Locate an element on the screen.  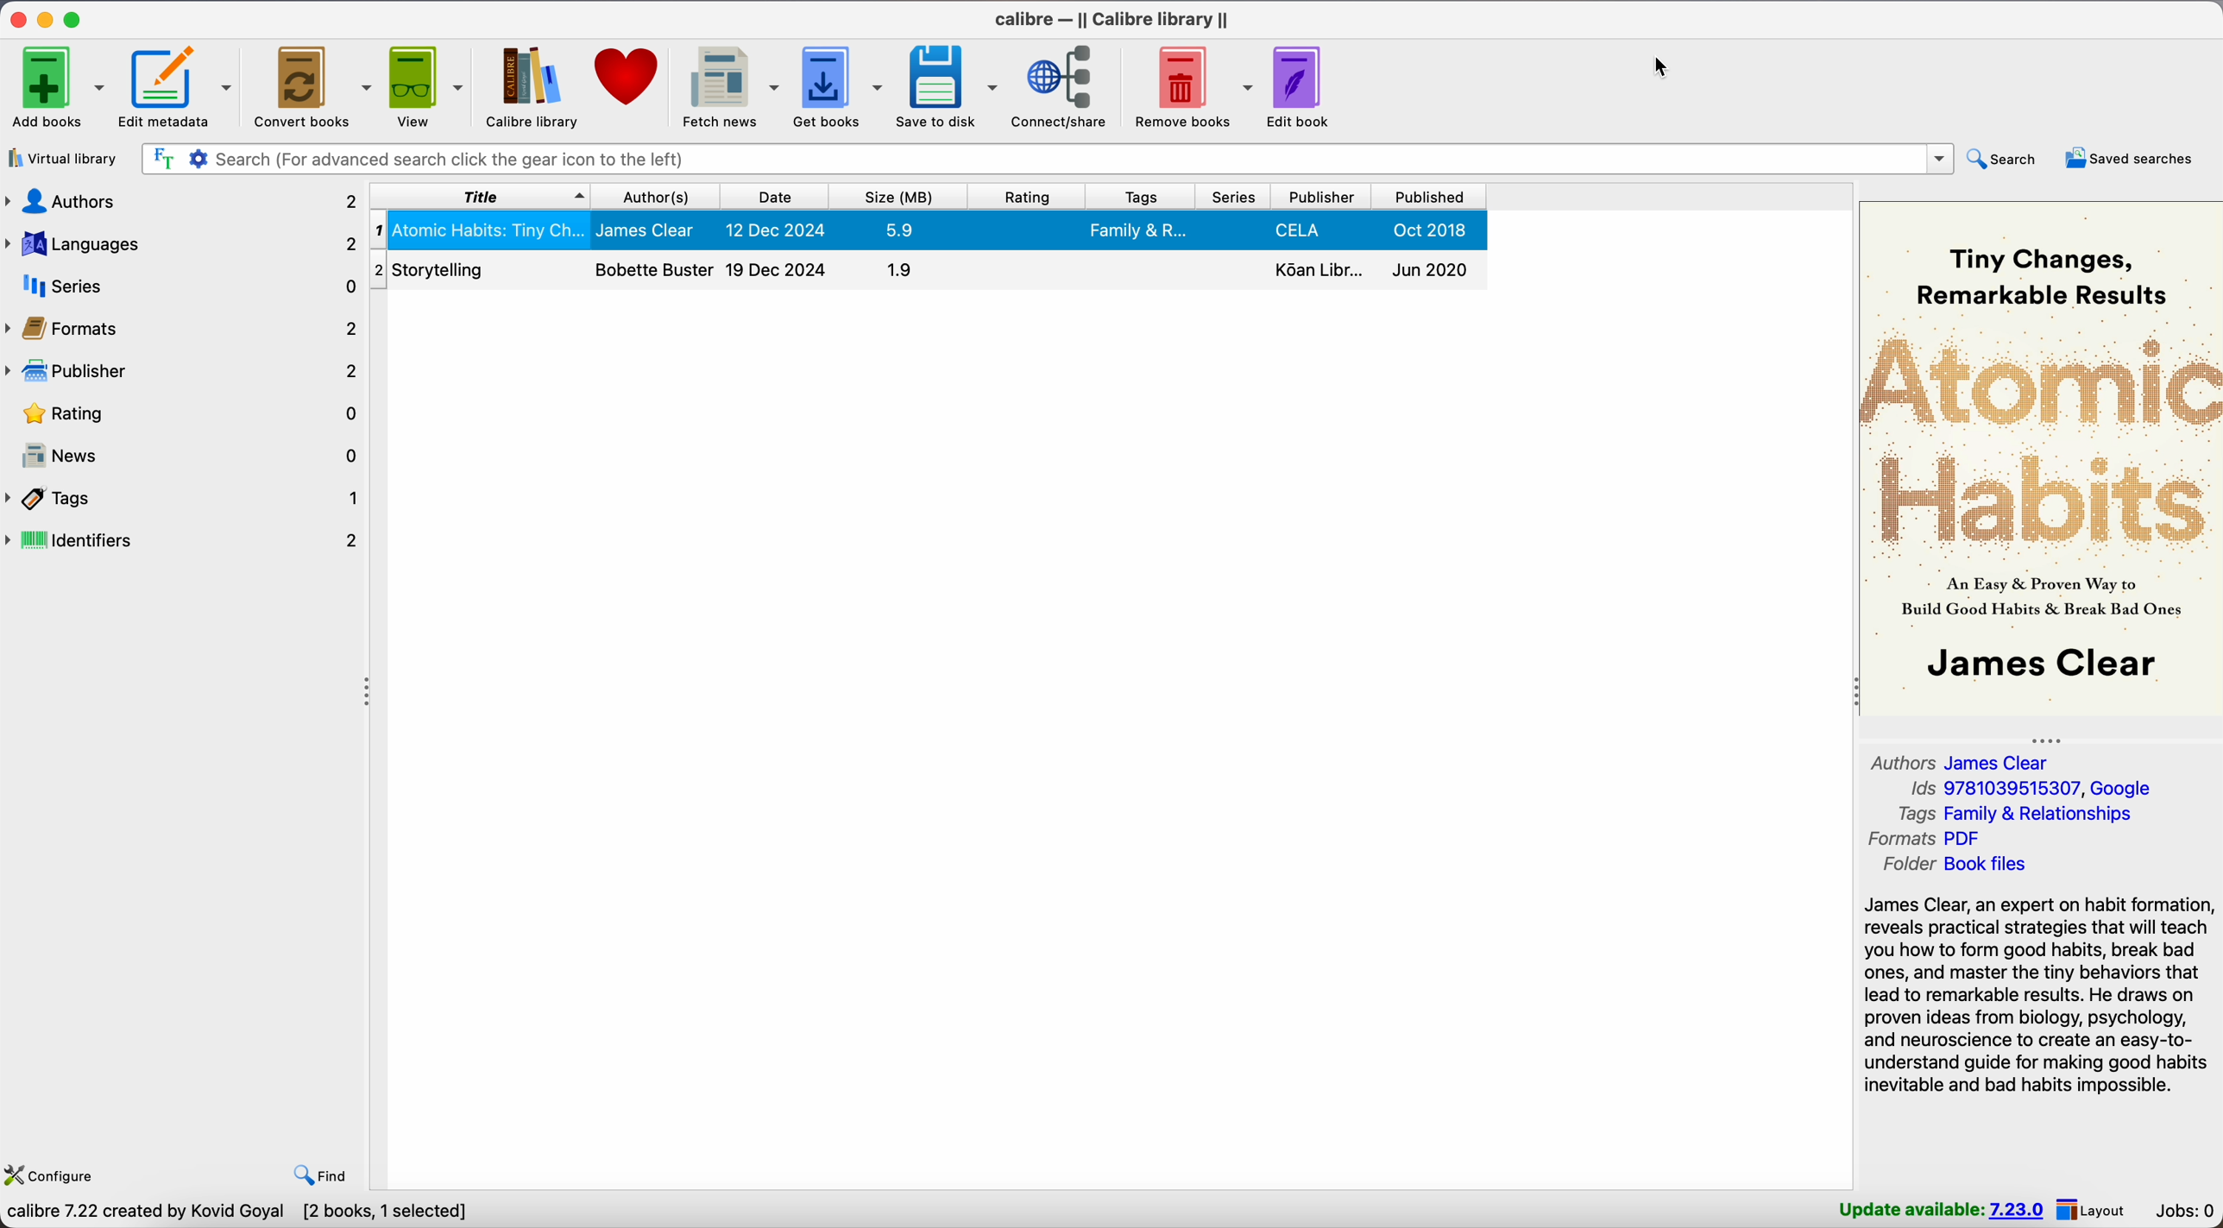
update available: 7.23.0 is located at coordinates (1941, 1210).